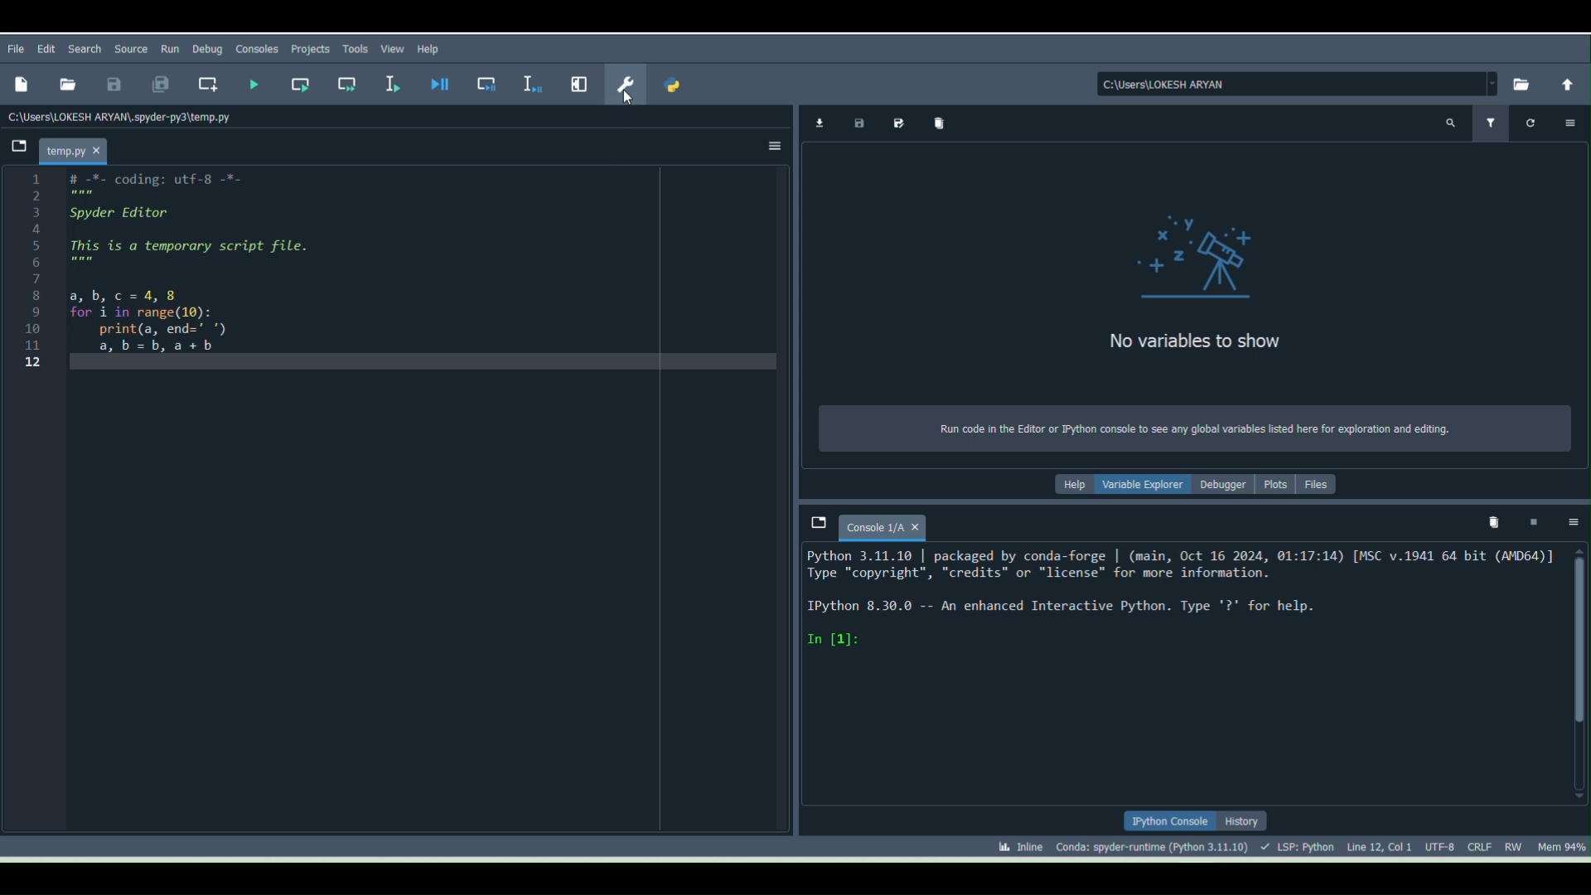  Describe the element at coordinates (20, 85) in the screenshot. I see `New File(Ctrl + N)` at that location.